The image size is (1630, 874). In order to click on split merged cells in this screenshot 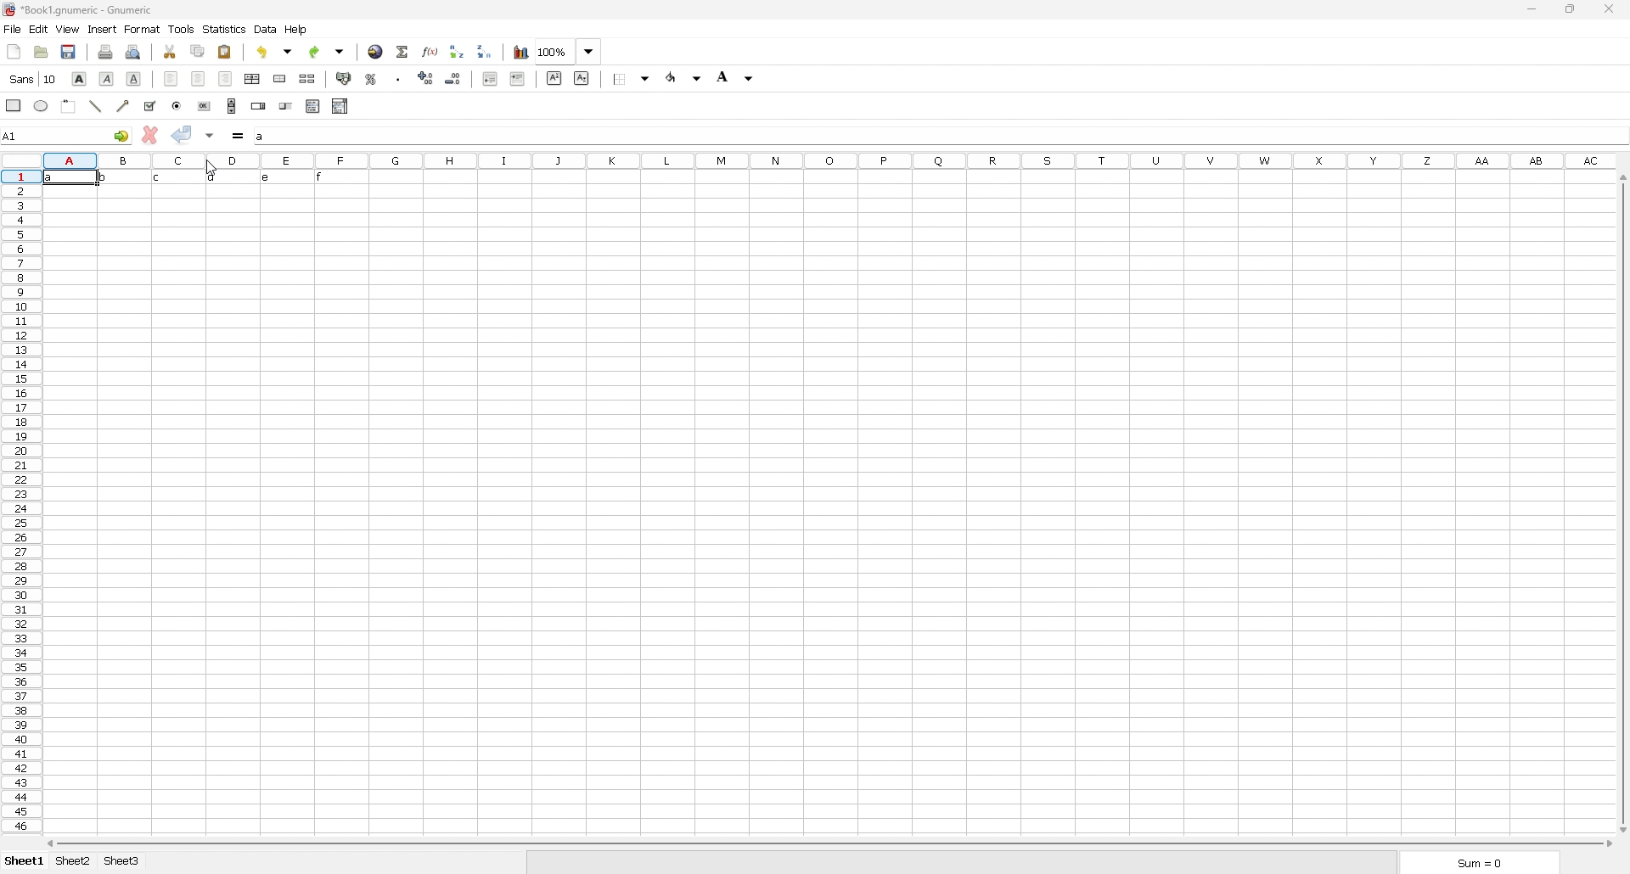, I will do `click(309, 79)`.